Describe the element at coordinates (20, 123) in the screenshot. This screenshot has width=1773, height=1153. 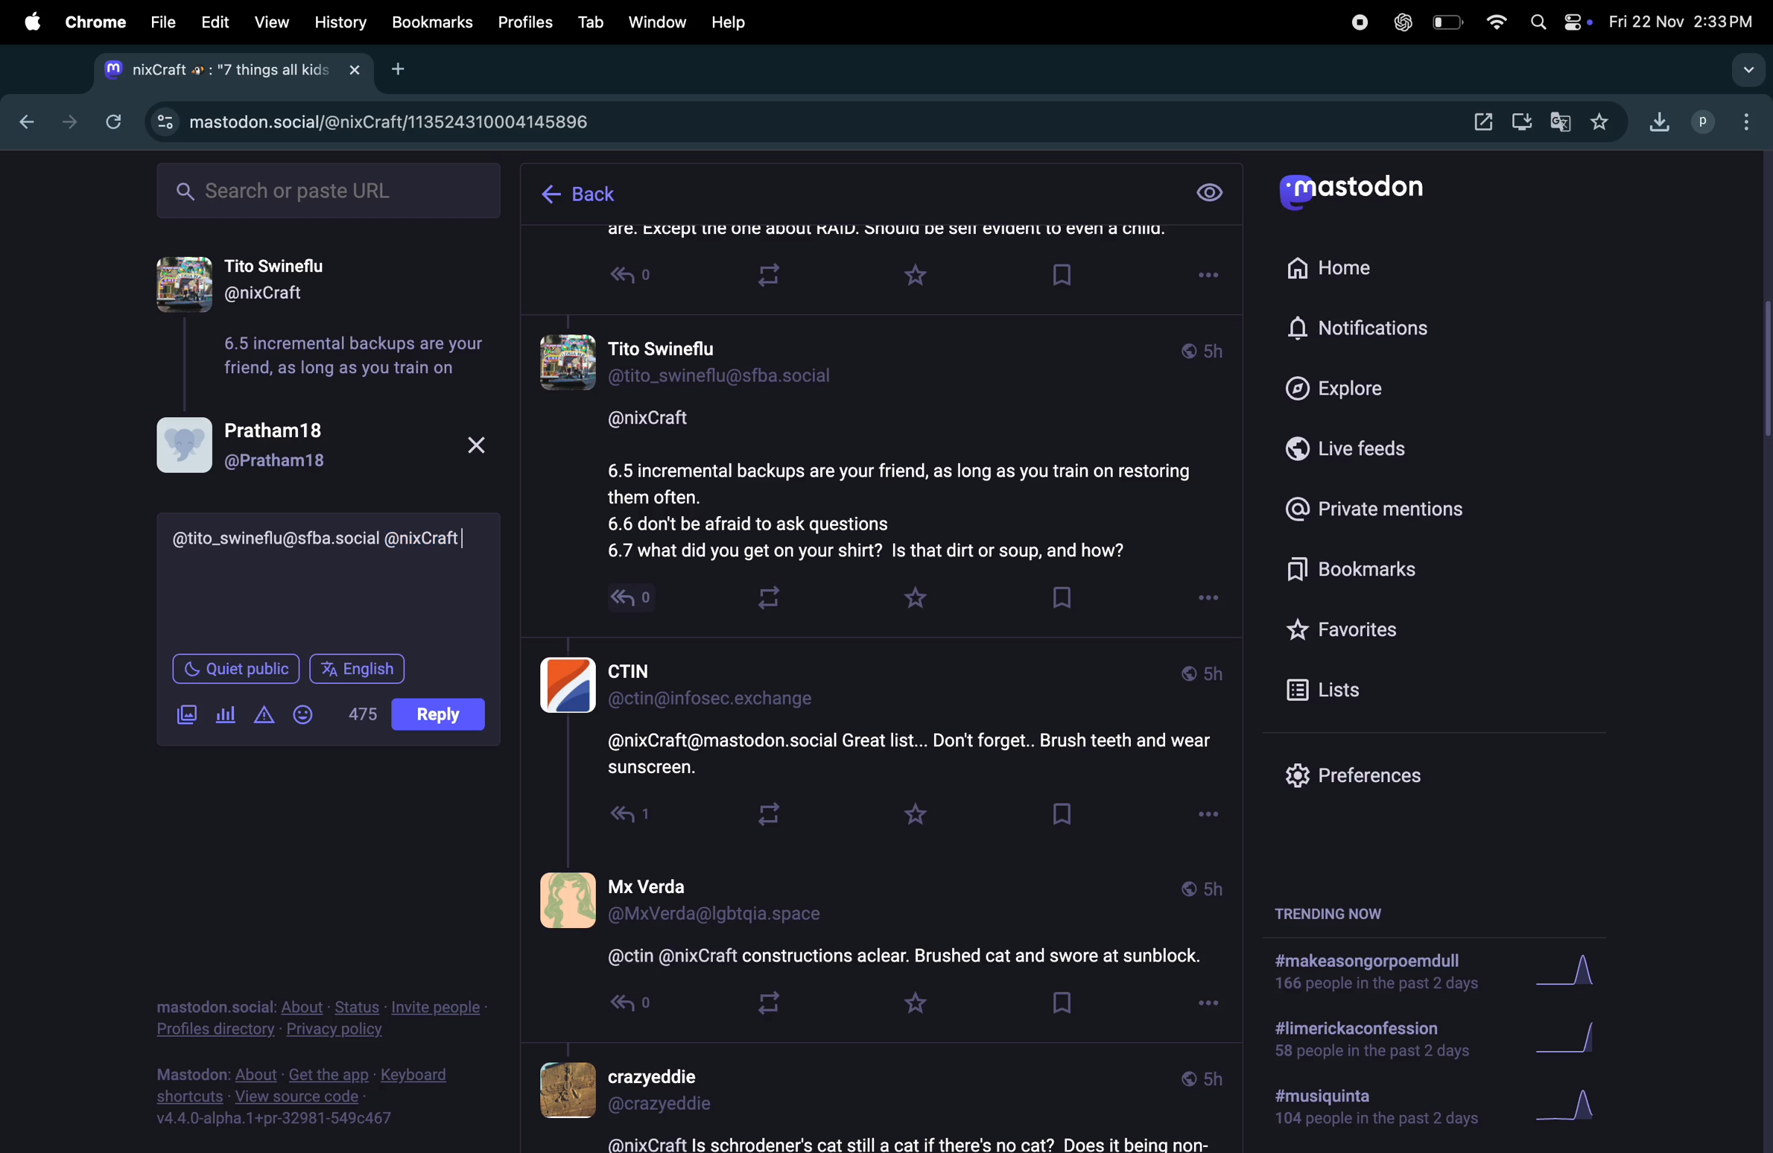
I see `backward` at that location.